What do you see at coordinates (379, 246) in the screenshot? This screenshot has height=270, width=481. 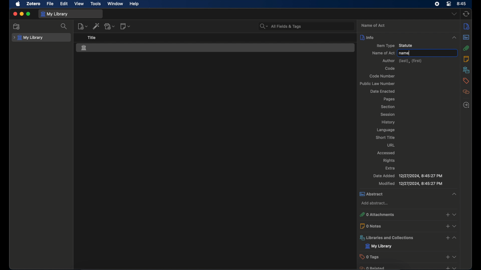 I see `my library` at bounding box center [379, 246].